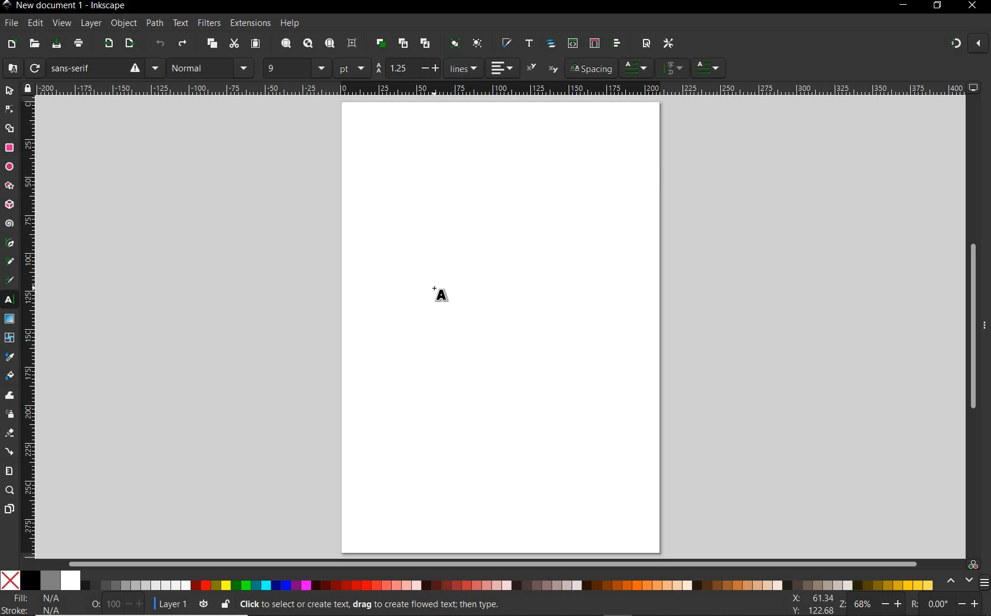 The height and width of the screenshot is (616, 991). I want to click on zoom drawing, so click(309, 44).